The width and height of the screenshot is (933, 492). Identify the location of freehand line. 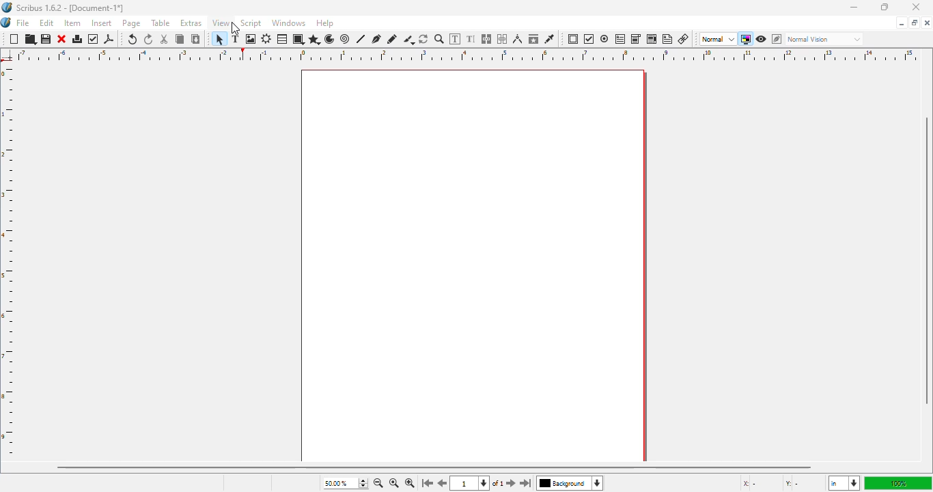
(392, 39).